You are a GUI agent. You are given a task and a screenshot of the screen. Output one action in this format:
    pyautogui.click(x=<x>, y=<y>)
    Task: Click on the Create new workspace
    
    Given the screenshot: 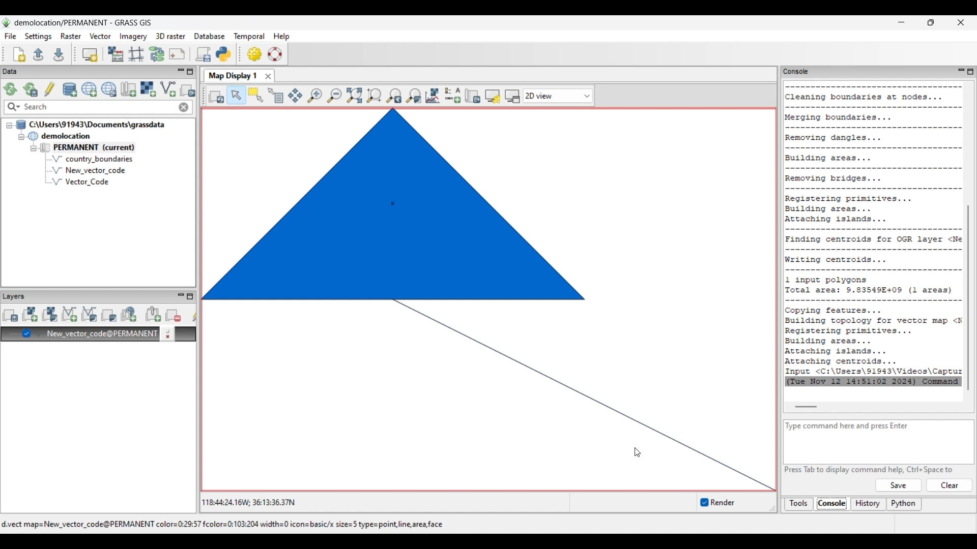 What is the action you would take?
    pyautogui.click(x=20, y=54)
    